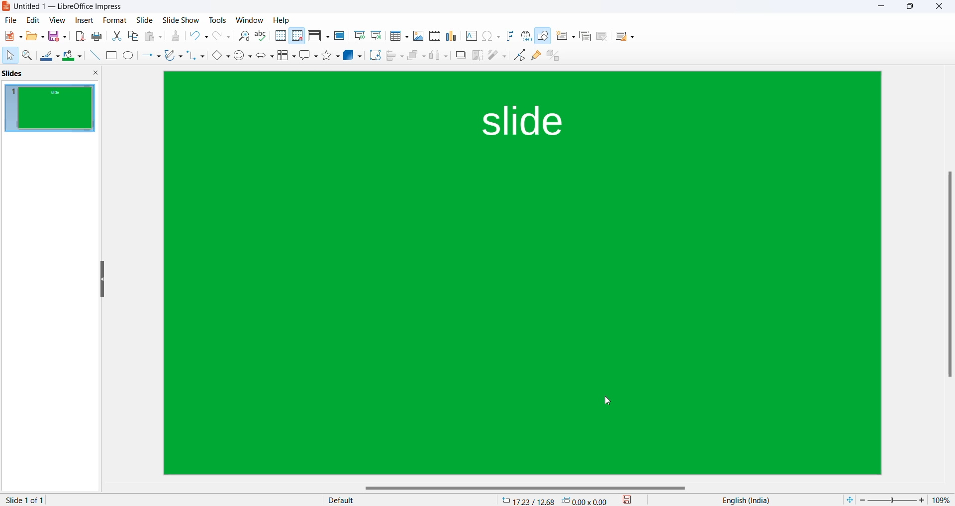 Image resolution: width=955 pixels, height=506 pixels. What do you see at coordinates (461, 55) in the screenshot?
I see `shadow` at bounding box center [461, 55].